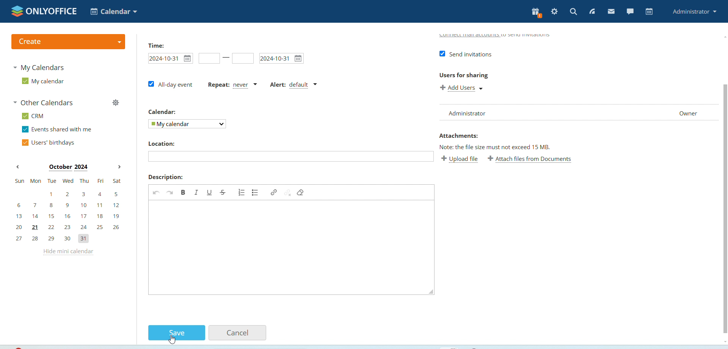  Describe the element at coordinates (494, 146) in the screenshot. I see `Note: the file size must not exceed 15 MB` at that location.